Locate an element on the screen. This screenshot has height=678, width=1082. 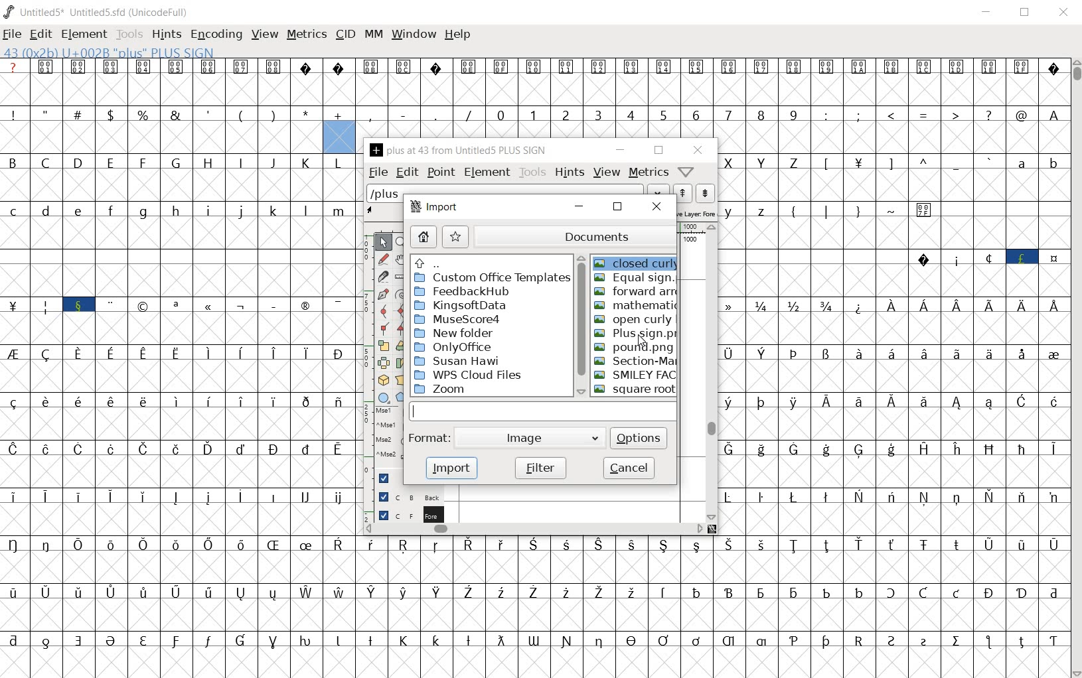
measure a distance, angle between points is located at coordinates (401, 277).